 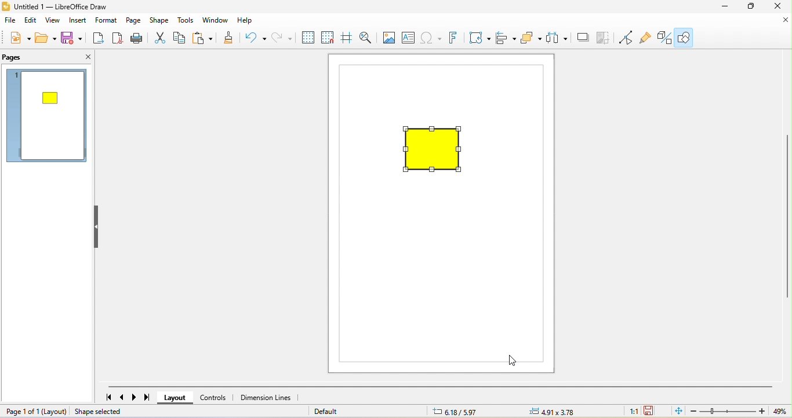 I want to click on fit page to current window, so click(x=677, y=412).